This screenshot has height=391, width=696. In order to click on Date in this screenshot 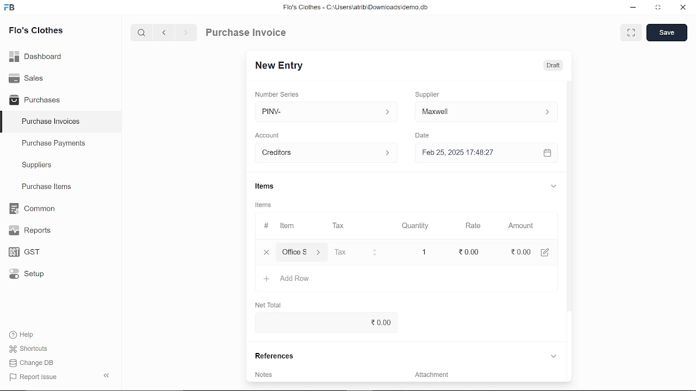, I will do `click(425, 136)`.